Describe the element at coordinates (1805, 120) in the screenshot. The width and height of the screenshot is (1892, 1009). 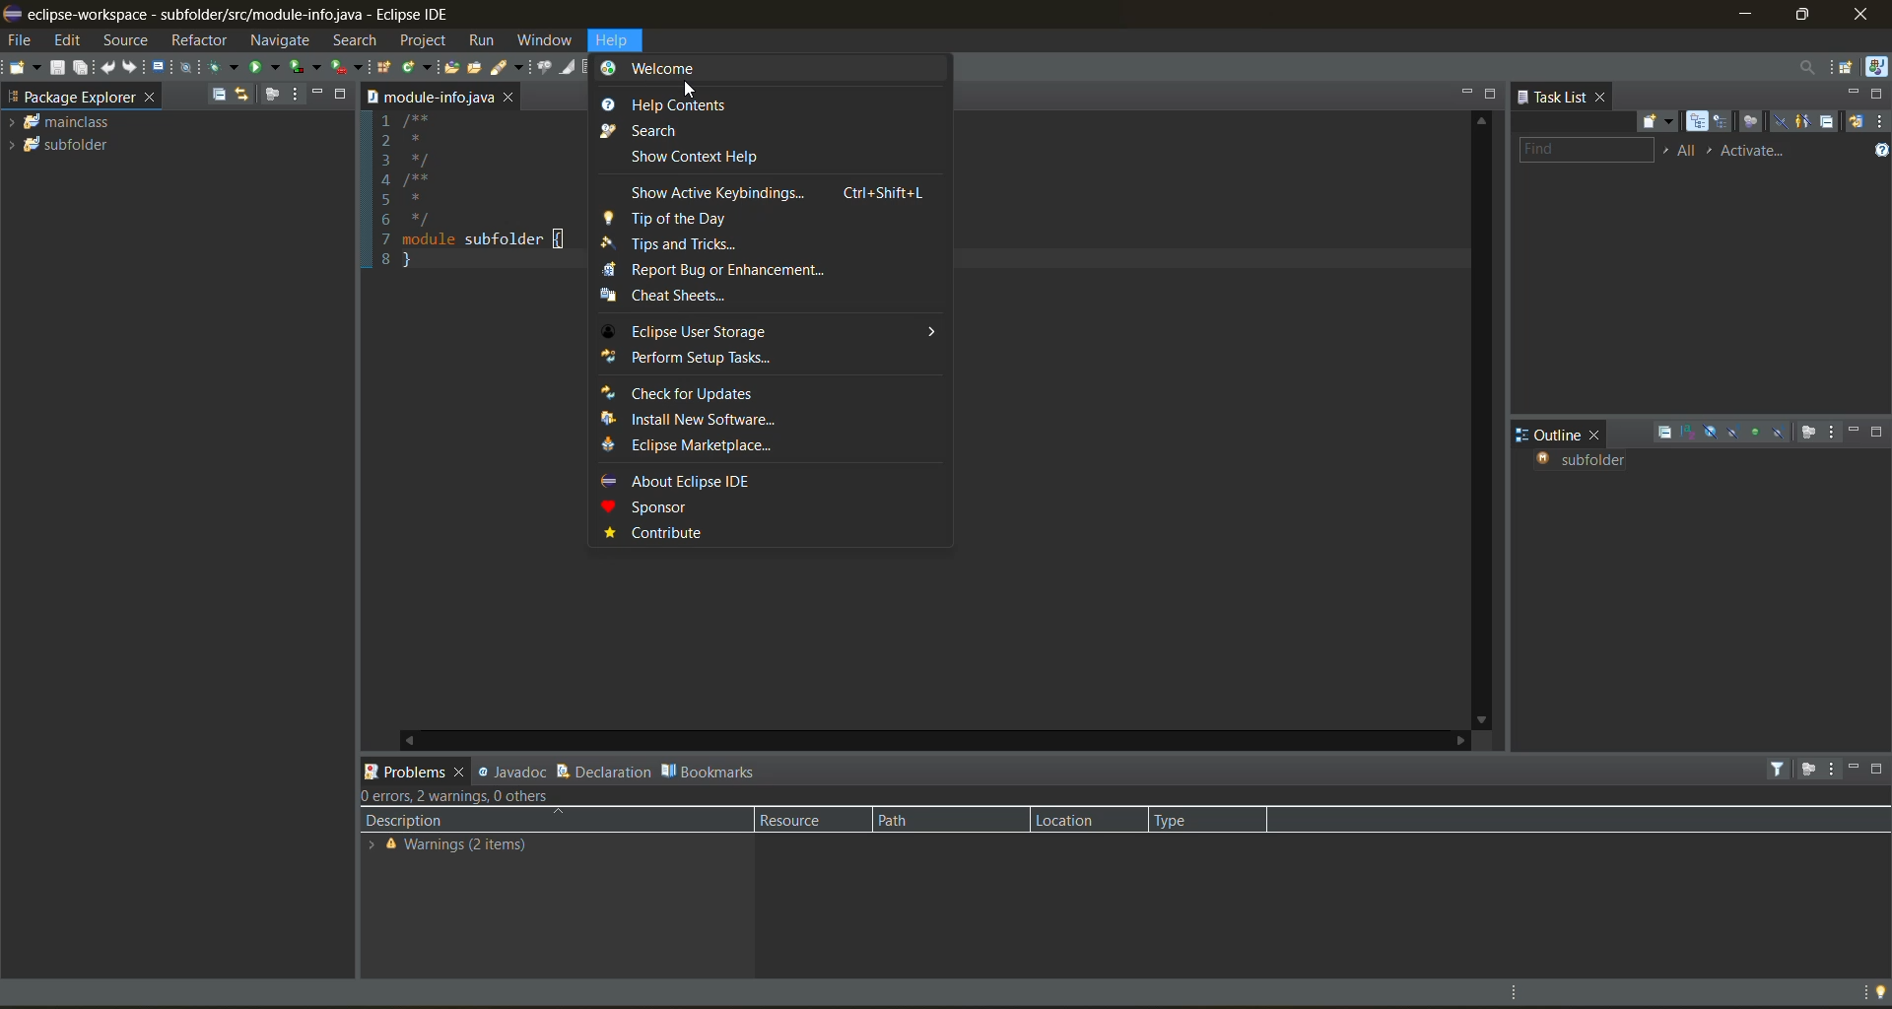
I see `show only my tasks` at that location.